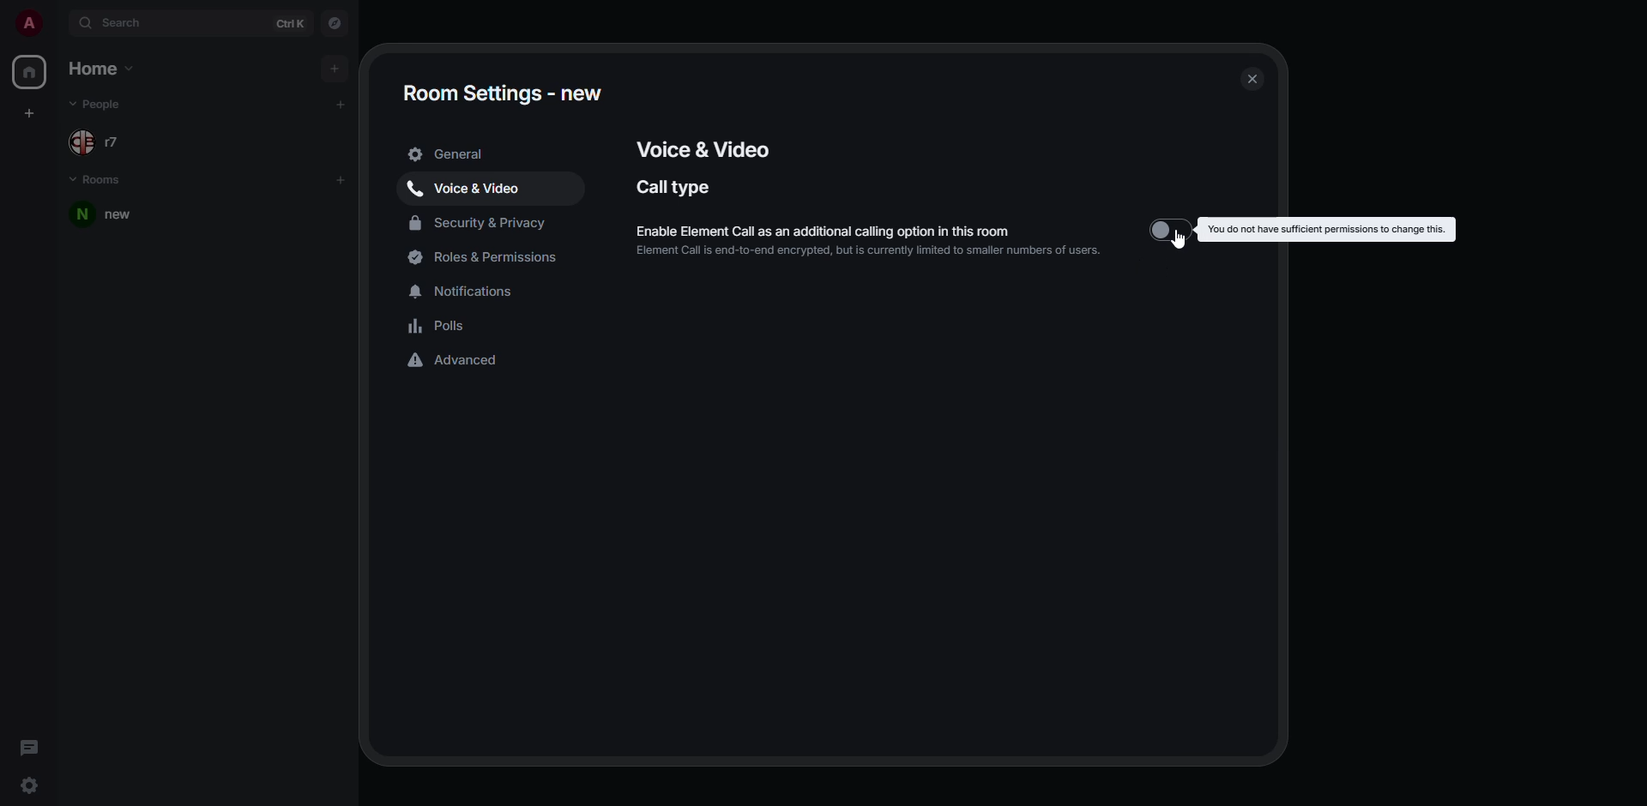 The width and height of the screenshot is (1647, 806). What do you see at coordinates (481, 225) in the screenshot?
I see `security & privacy` at bounding box center [481, 225].